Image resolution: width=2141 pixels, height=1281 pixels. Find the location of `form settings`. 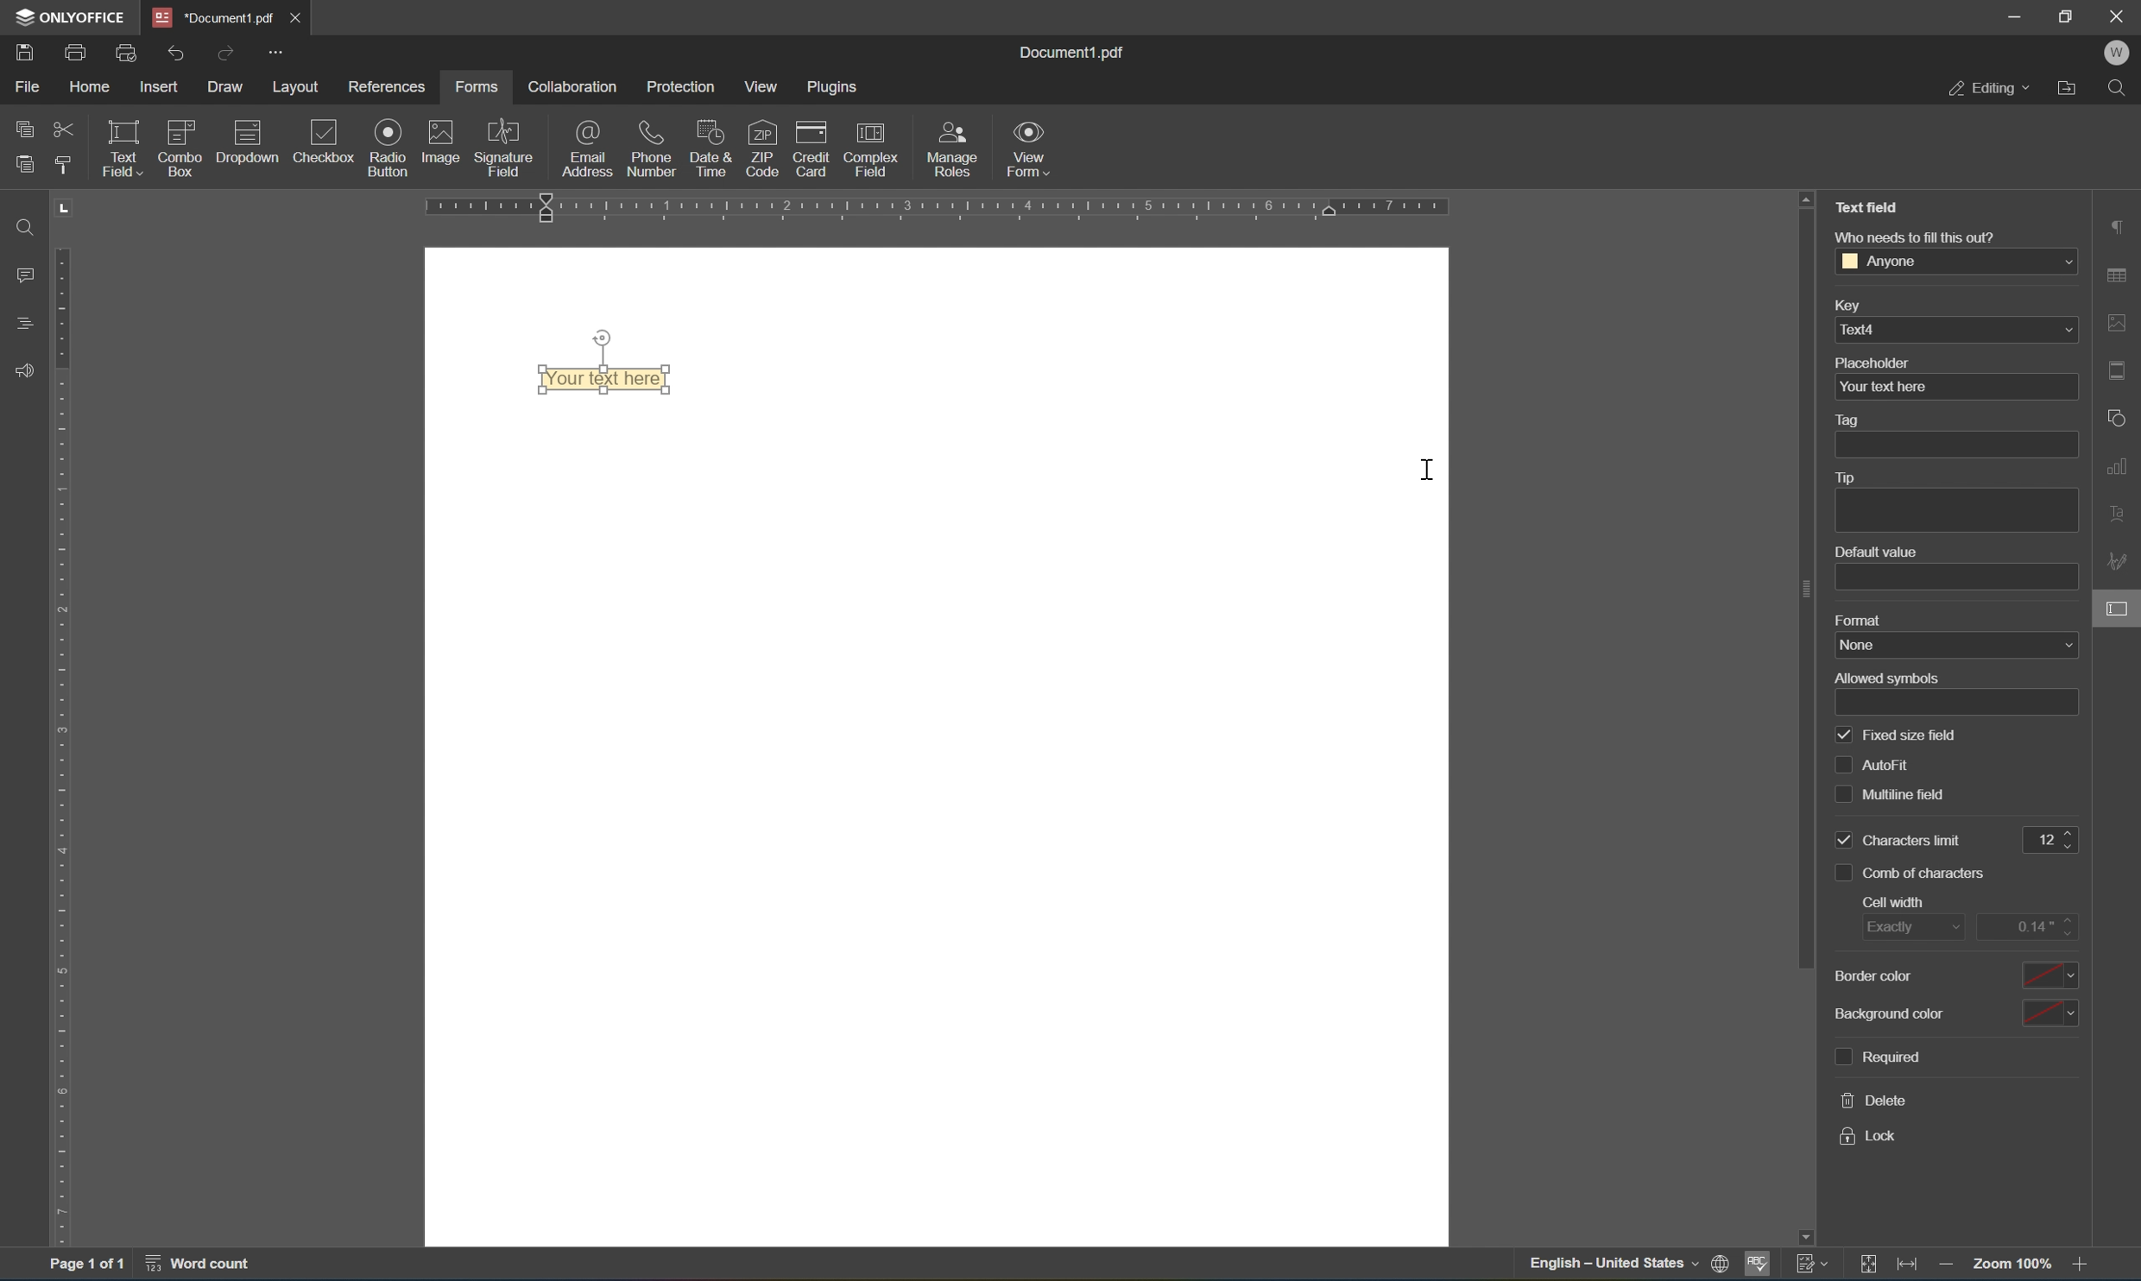

form settings is located at coordinates (2118, 608).